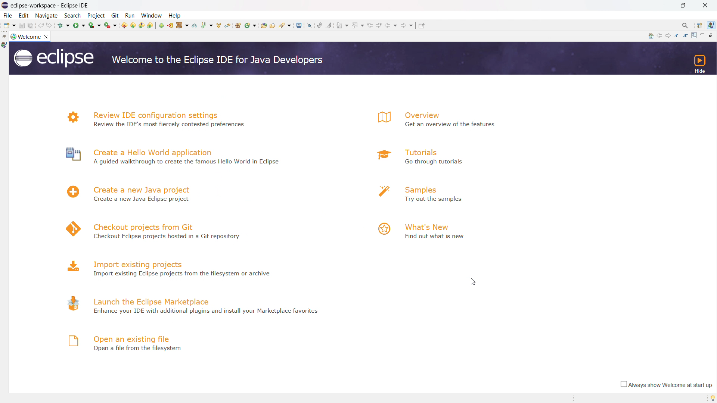 This screenshot has width=717, height=403. I want to click on Open a file from filesystem, so click(136, 349).